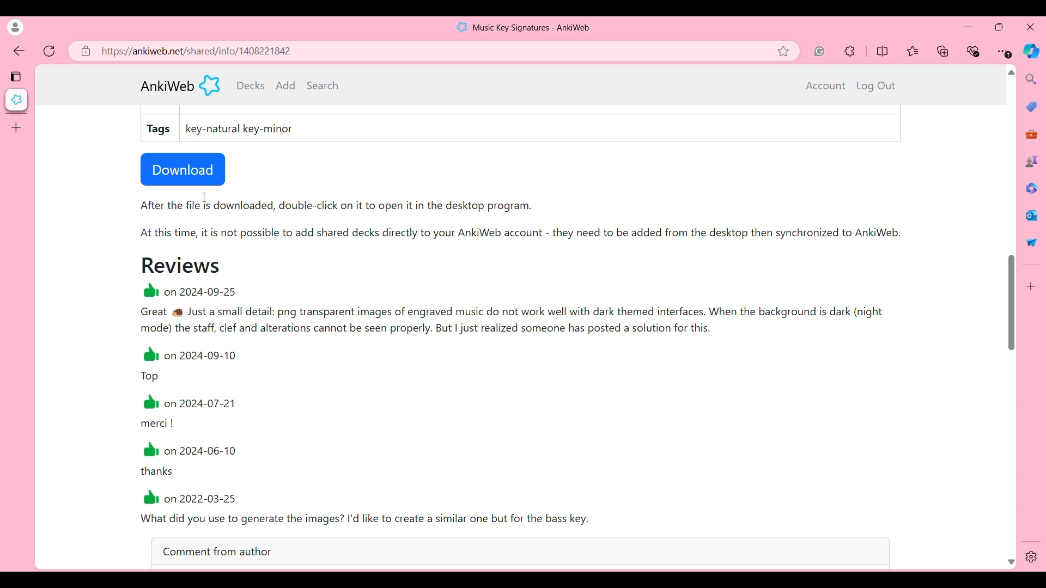  I want to click on After the file is downloaded, double-click on it to open it in the desktop program.
At this time, it is not possible to add shared decks directly to your AnkiWeb account - they need to be added from the desktop then synchronized to AnkiWeb., so click(532, 224).